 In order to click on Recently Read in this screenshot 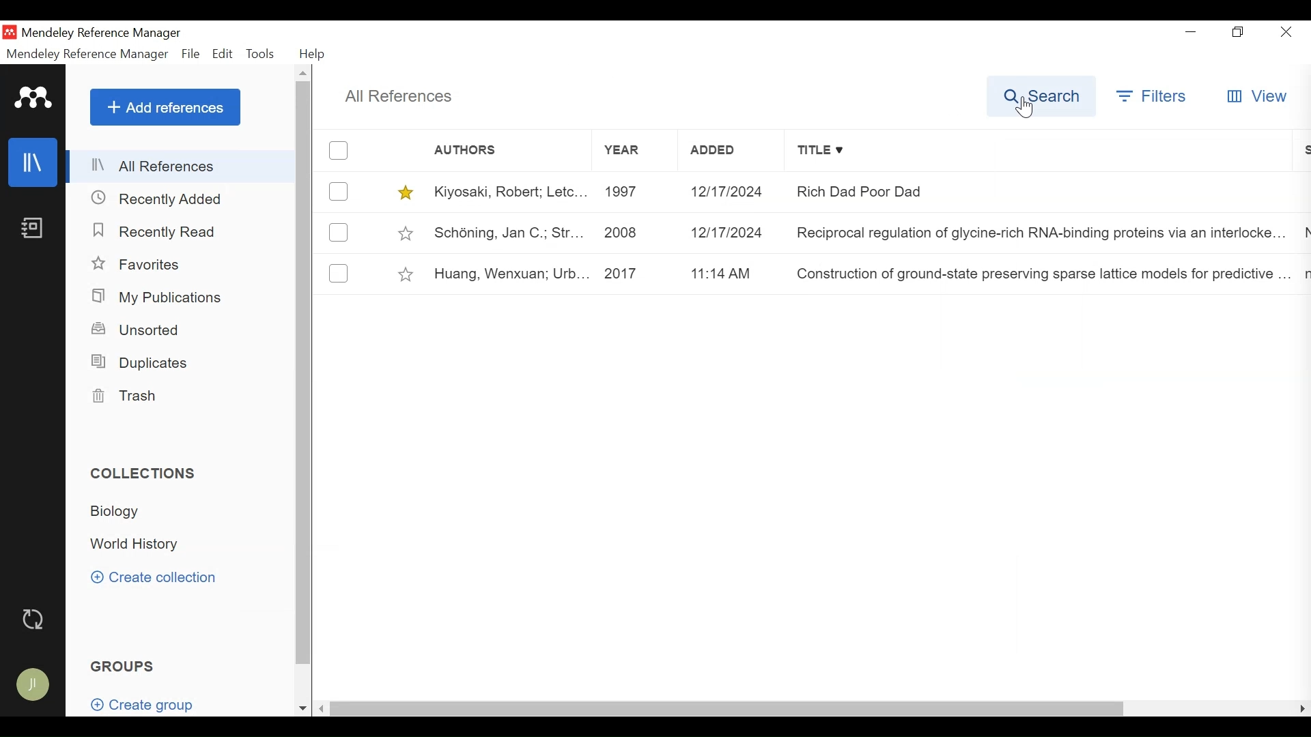, I will do `click(157, 231)`.